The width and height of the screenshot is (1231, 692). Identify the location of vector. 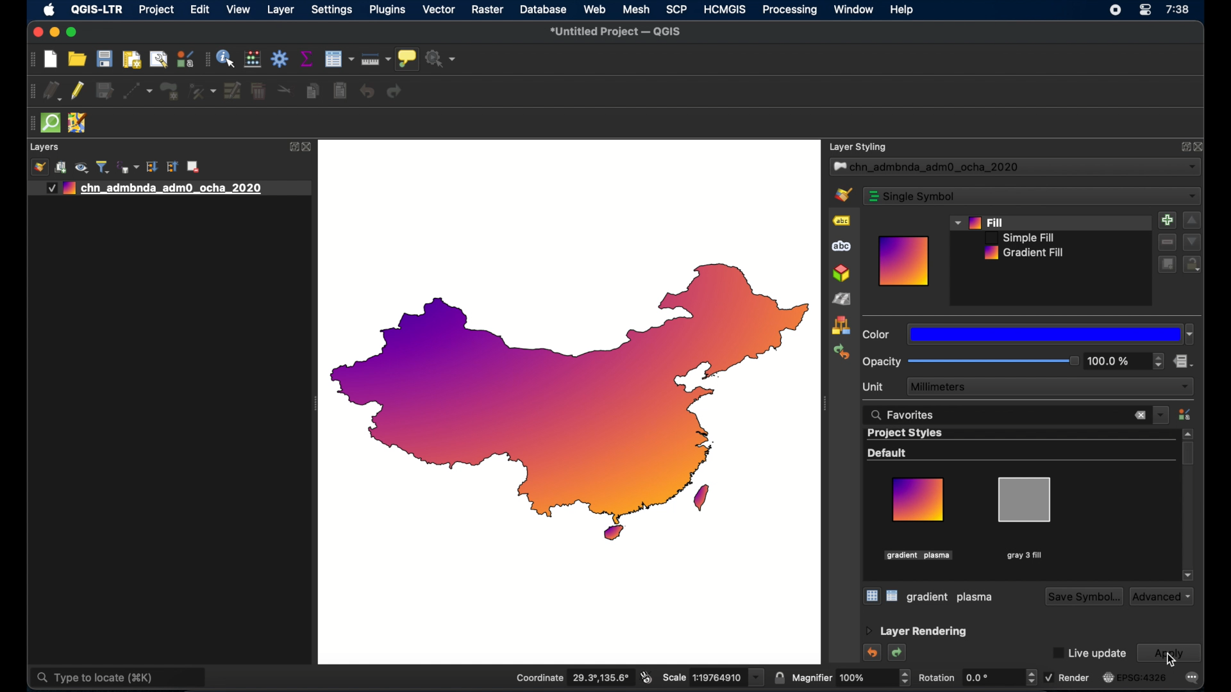
(439, 9).